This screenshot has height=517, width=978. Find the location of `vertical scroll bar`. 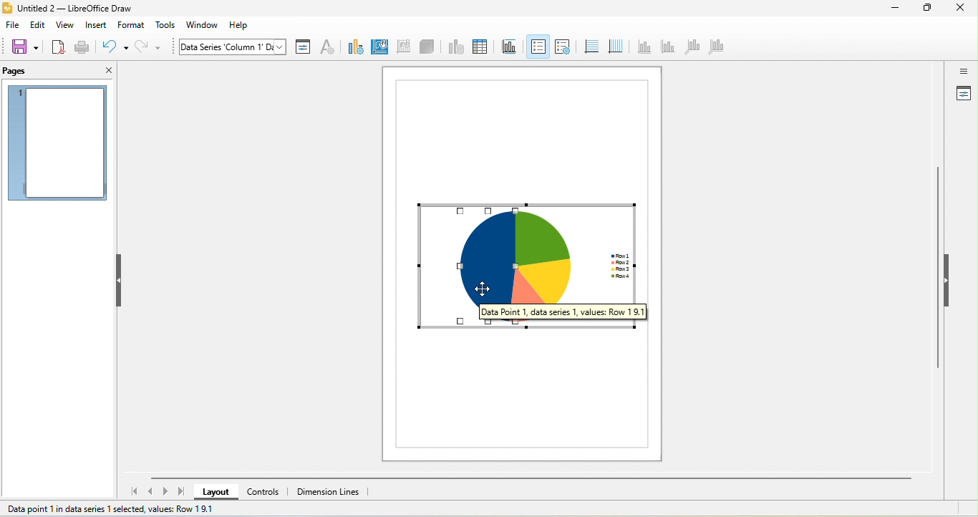

vertical scroll bar is located at coordinates (938, 272).